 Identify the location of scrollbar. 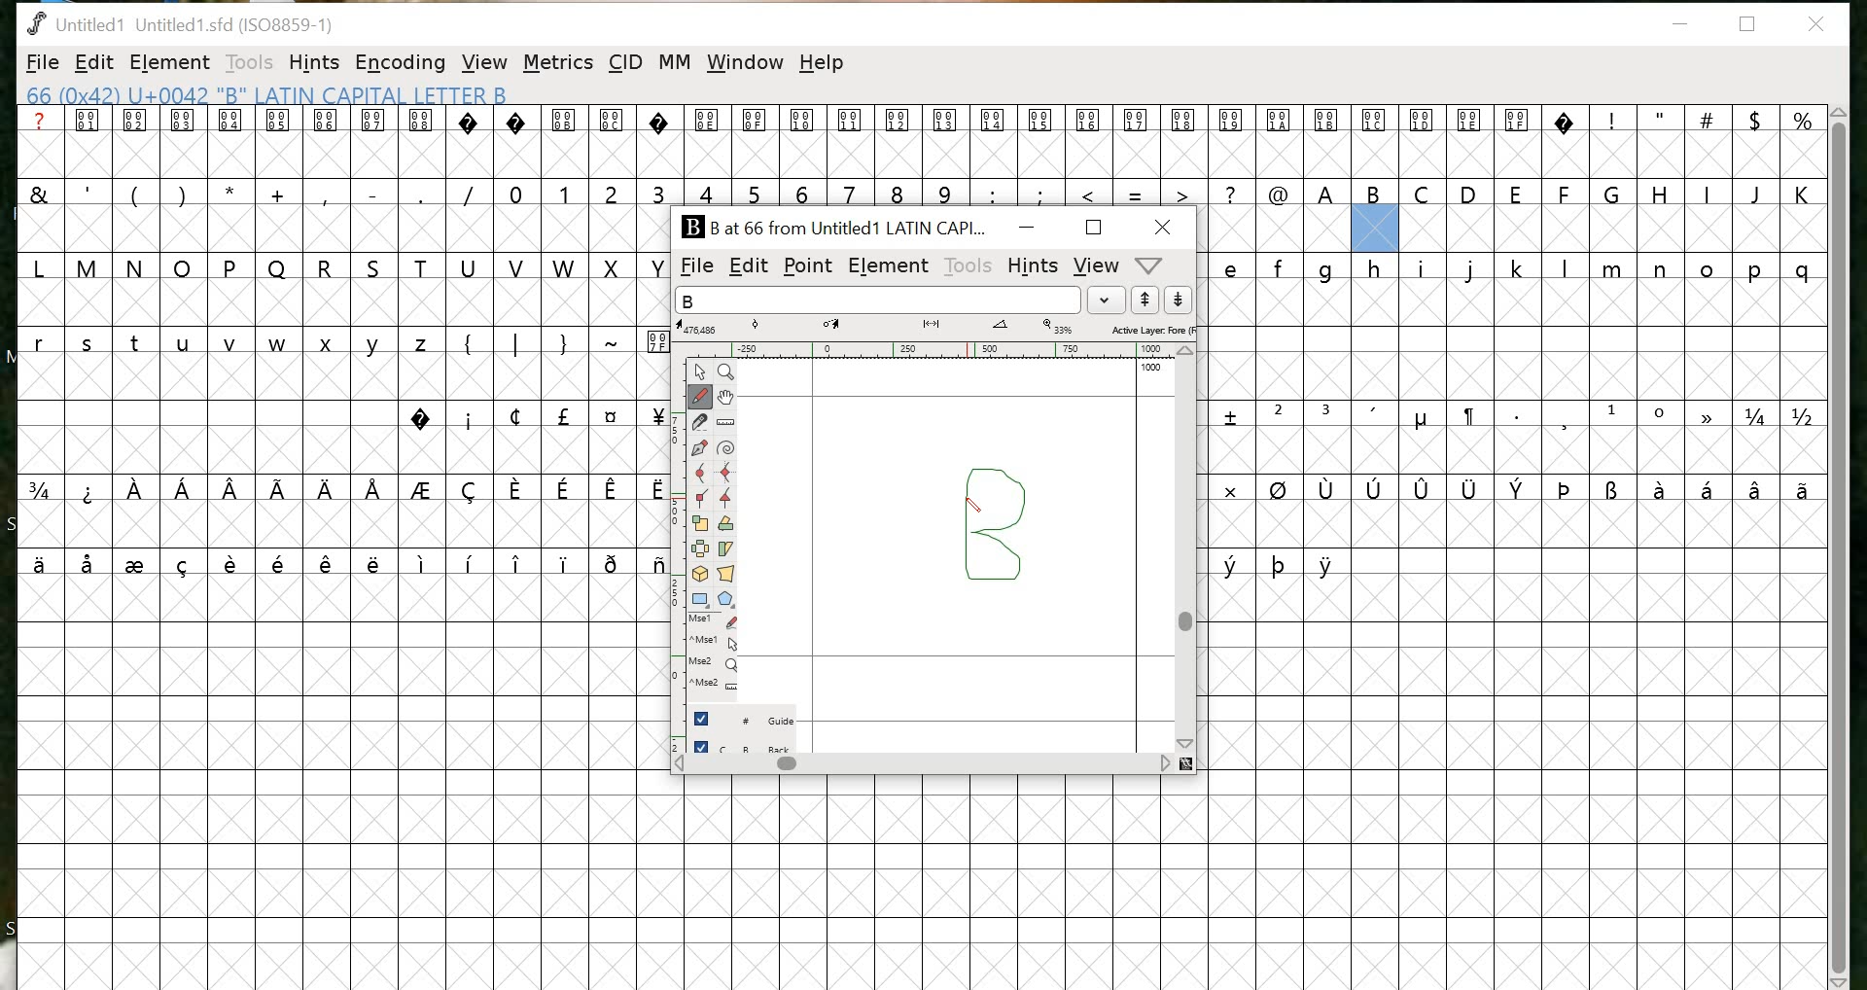
(1188, 549).